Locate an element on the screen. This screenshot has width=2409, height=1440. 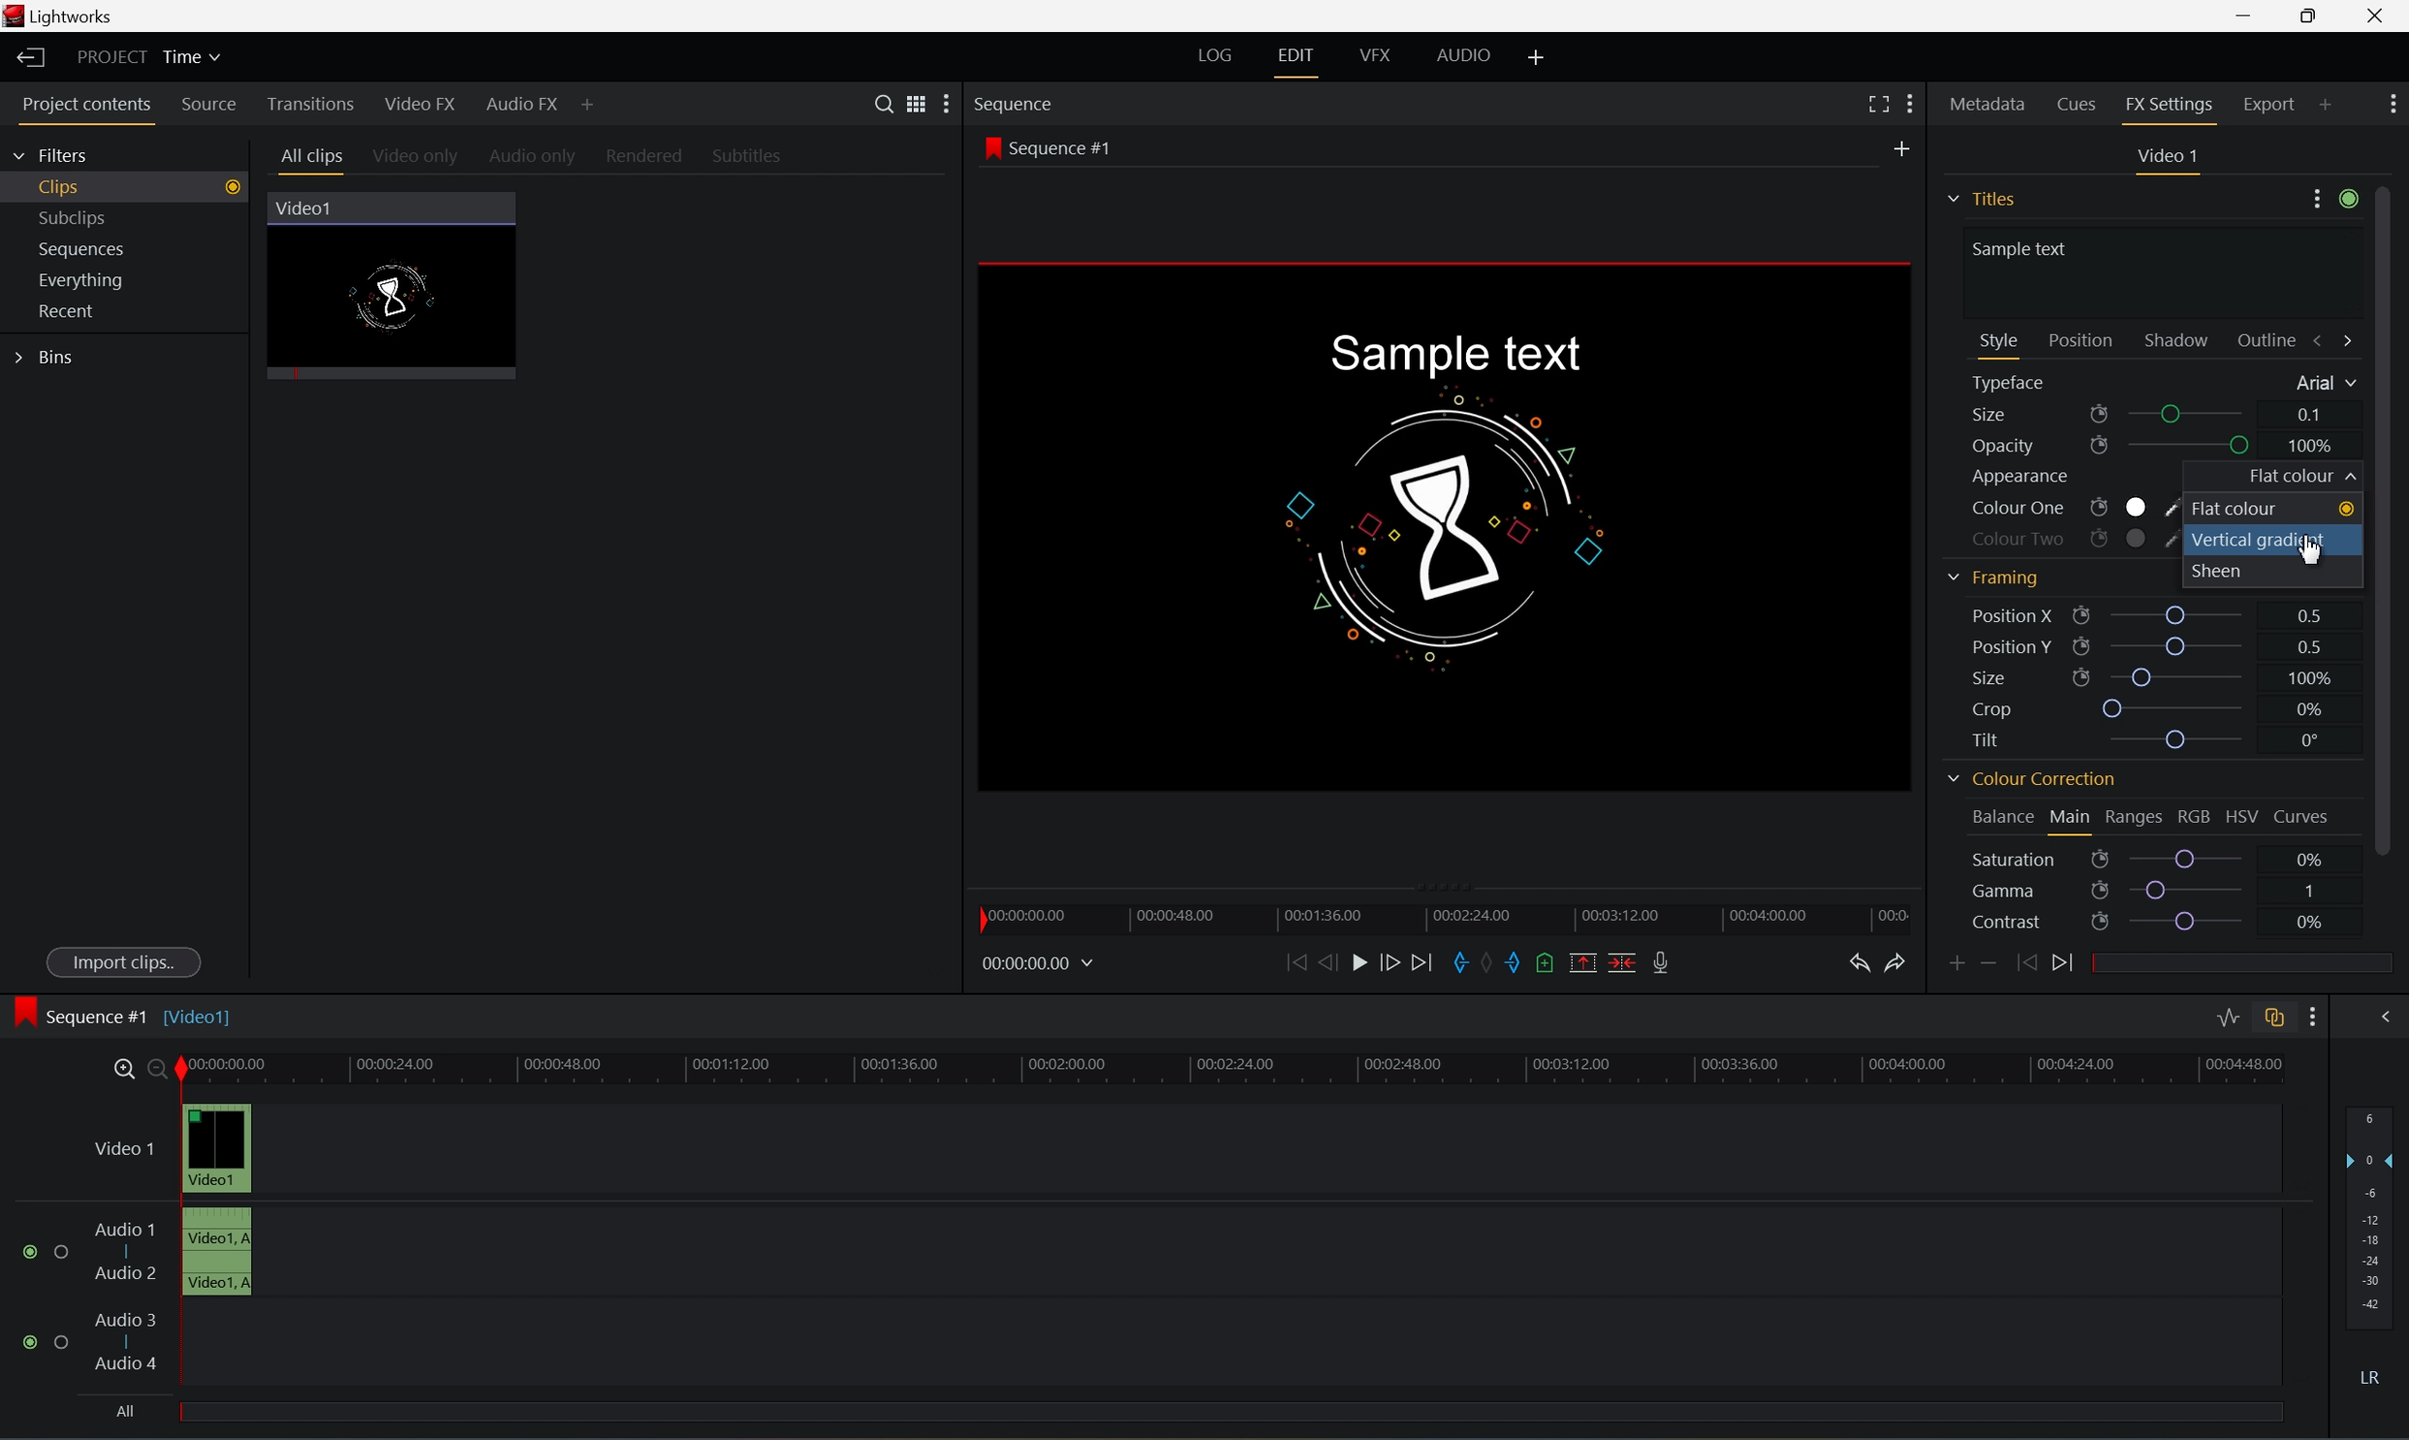
 is located at coordinates (71, 311).